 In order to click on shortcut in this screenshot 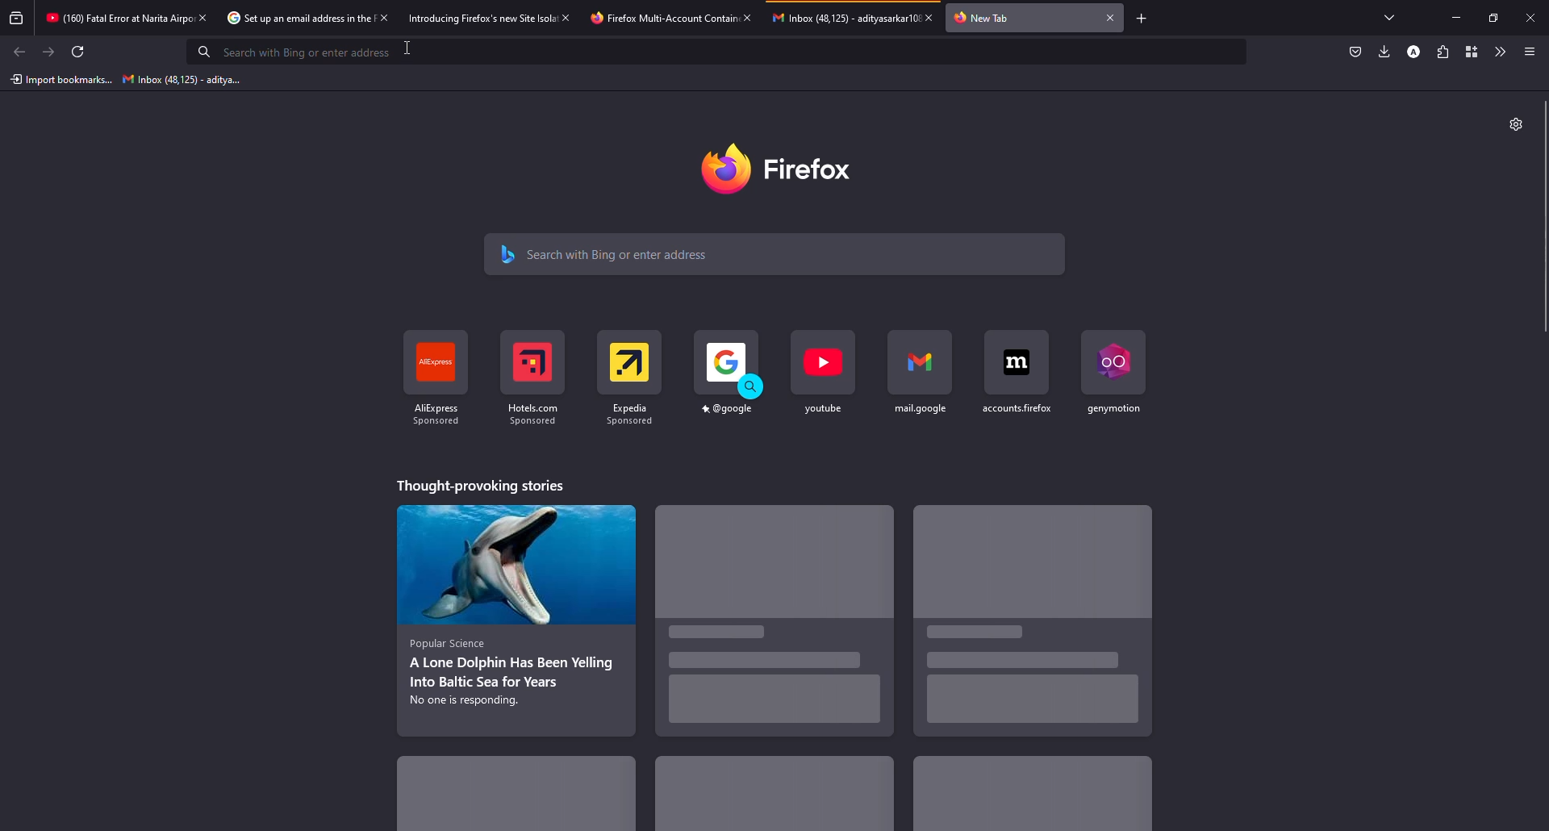, I will do `click(633, 383)`.